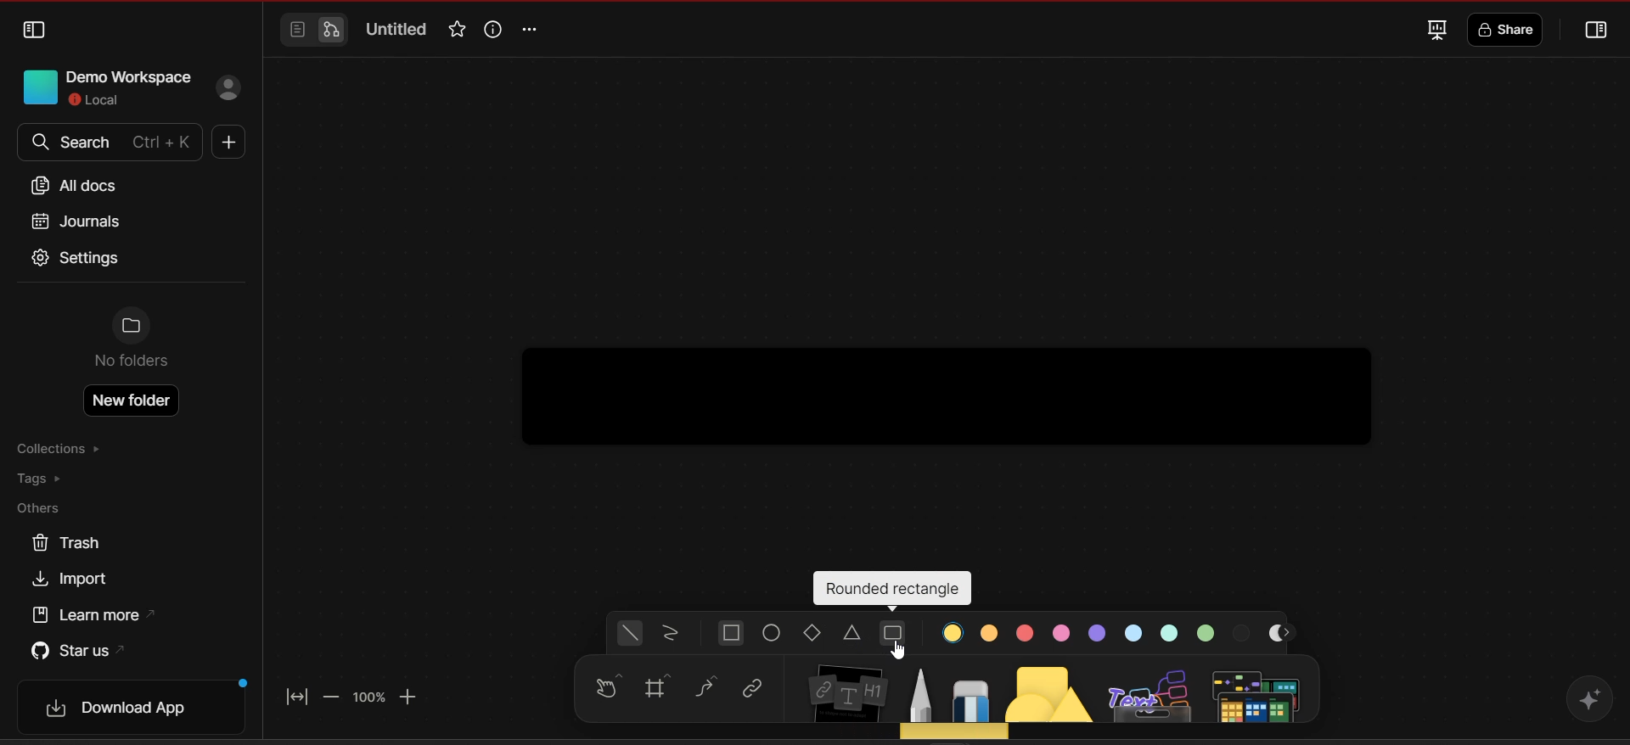 The width and height of the screenshot is (1630, 745). What do you see at coordinates (133, 401) in the screenshot?
I see `New folder` at bounding box center [133, 401].